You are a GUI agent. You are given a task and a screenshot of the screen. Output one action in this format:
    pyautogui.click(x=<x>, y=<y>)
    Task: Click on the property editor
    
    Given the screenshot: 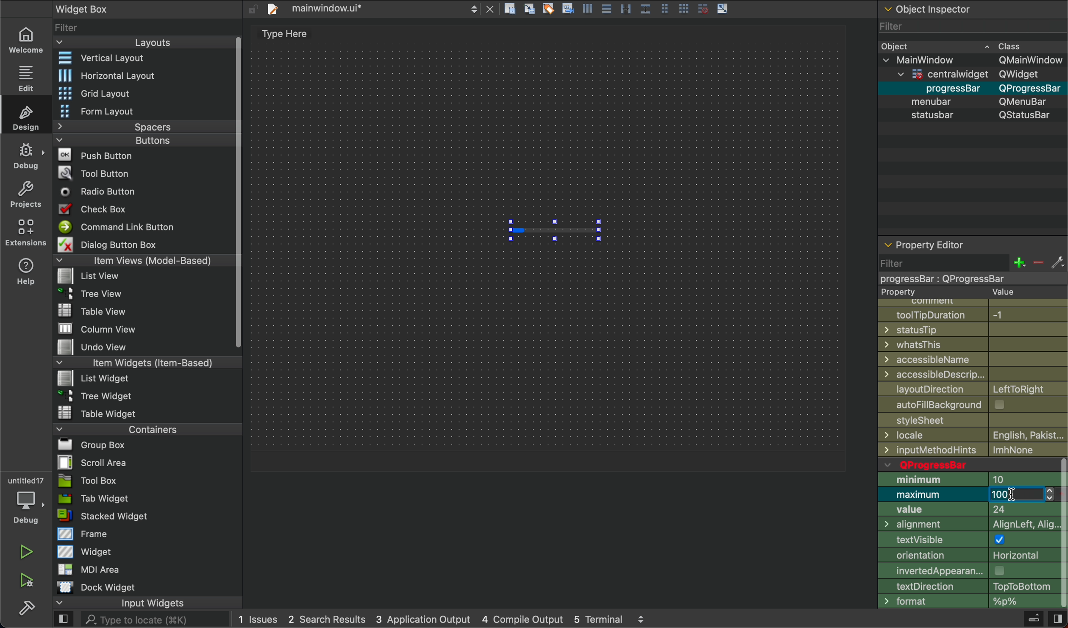 What is the action you would take?
    pyautogui.click(x=927, y=242)
    